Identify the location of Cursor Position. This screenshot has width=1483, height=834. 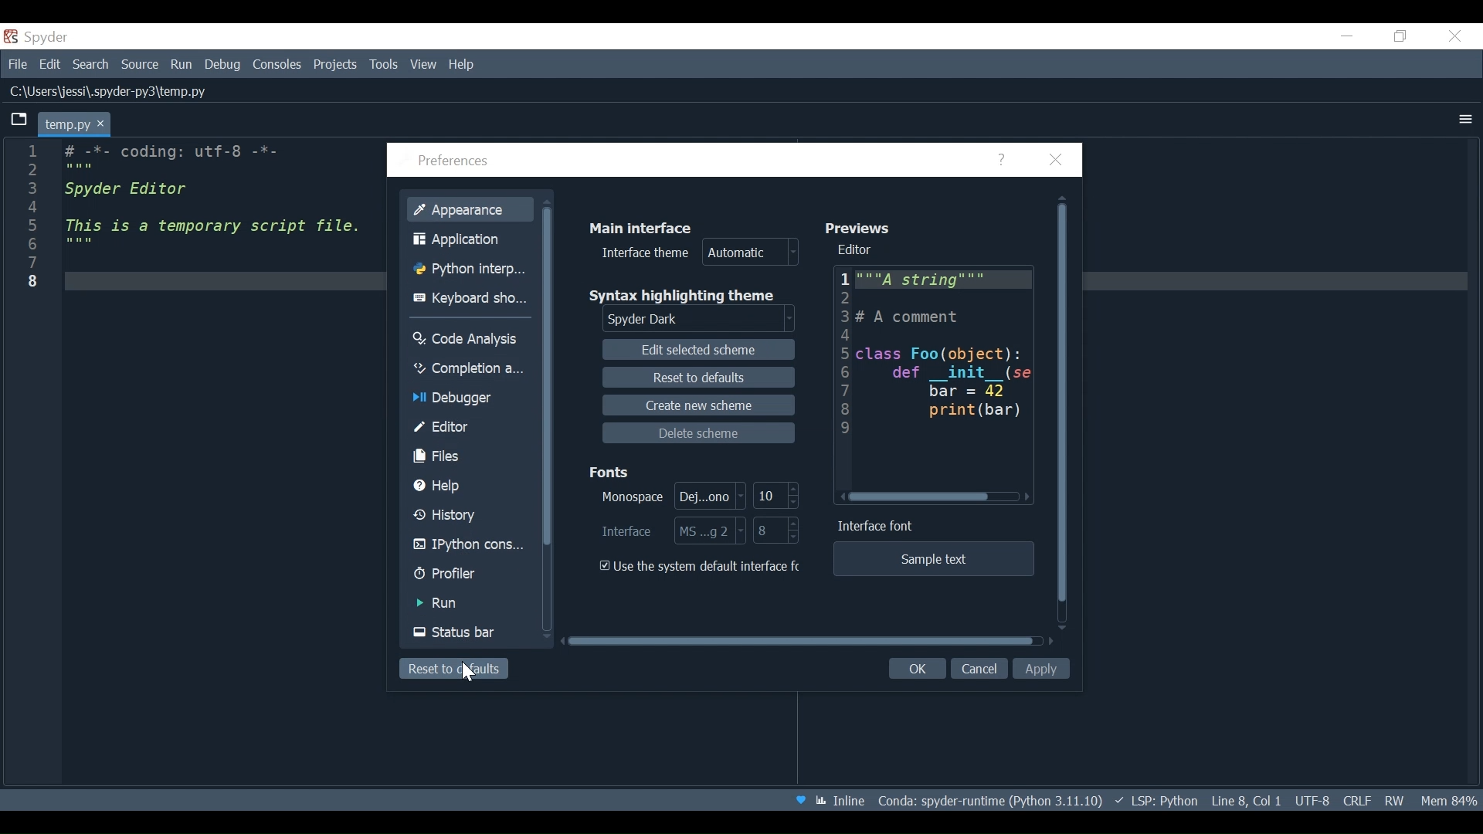
(1246, 801).